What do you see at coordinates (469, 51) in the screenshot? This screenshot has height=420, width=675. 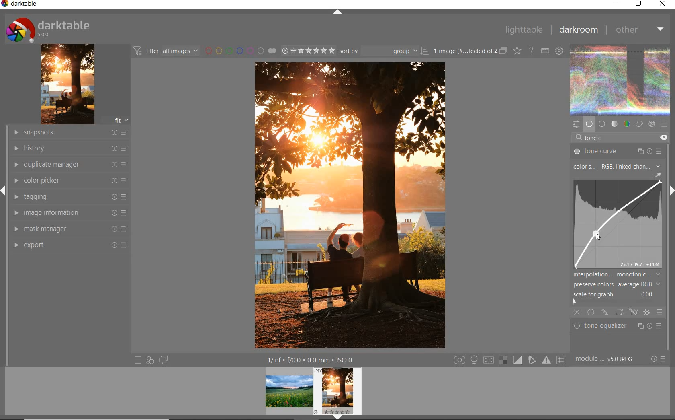 I see `1 image (#.... lected of 2)` at bounding box center [469, 51].